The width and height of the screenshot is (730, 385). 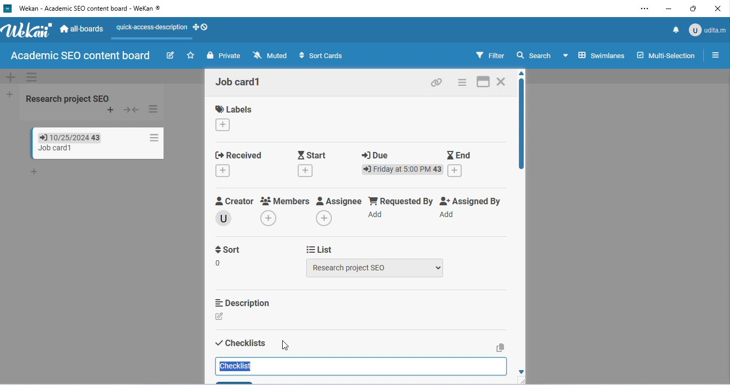 What do you see at coordinates (708, 29) in the screenshot?
I see `admin` at bounding box center [708, 29].